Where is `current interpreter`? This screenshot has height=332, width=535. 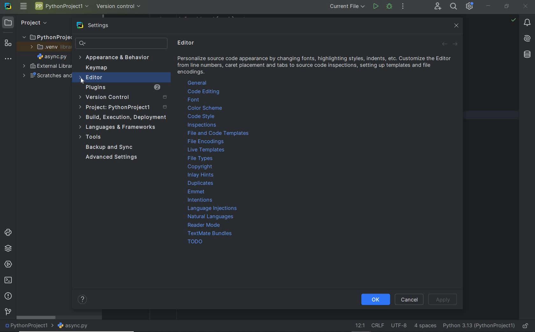
current interpreter is located at coordinates (478, 325).